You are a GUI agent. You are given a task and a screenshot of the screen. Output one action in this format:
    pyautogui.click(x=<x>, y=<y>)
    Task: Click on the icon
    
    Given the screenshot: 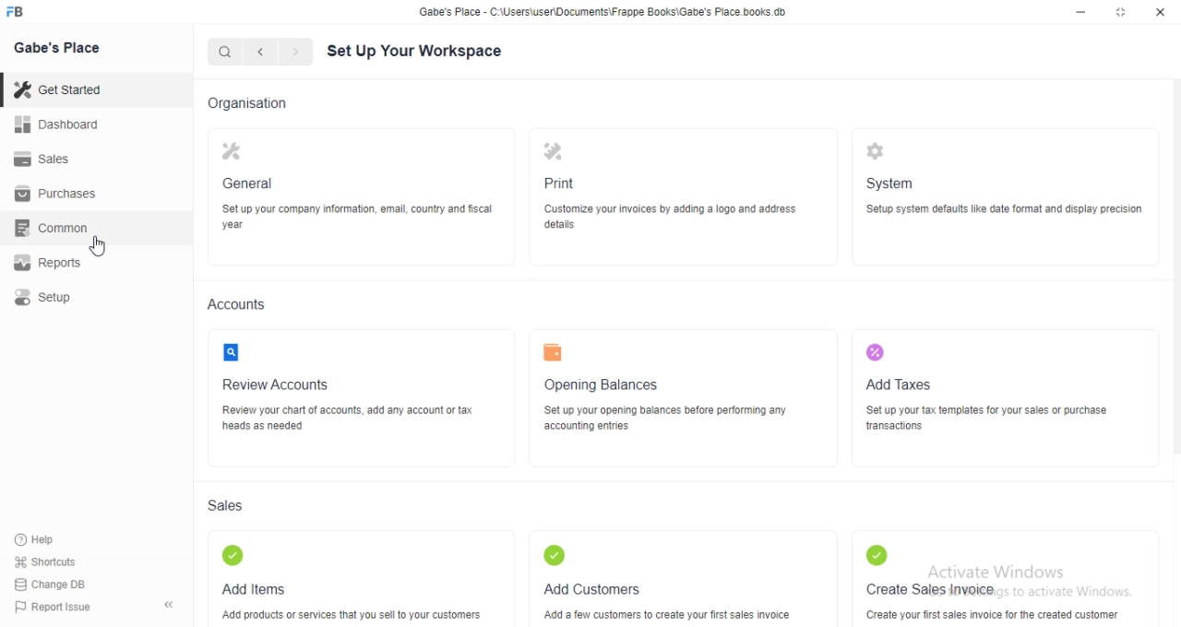 What is the action you would take?
    pyautogui.click(x=555, y=151)
    